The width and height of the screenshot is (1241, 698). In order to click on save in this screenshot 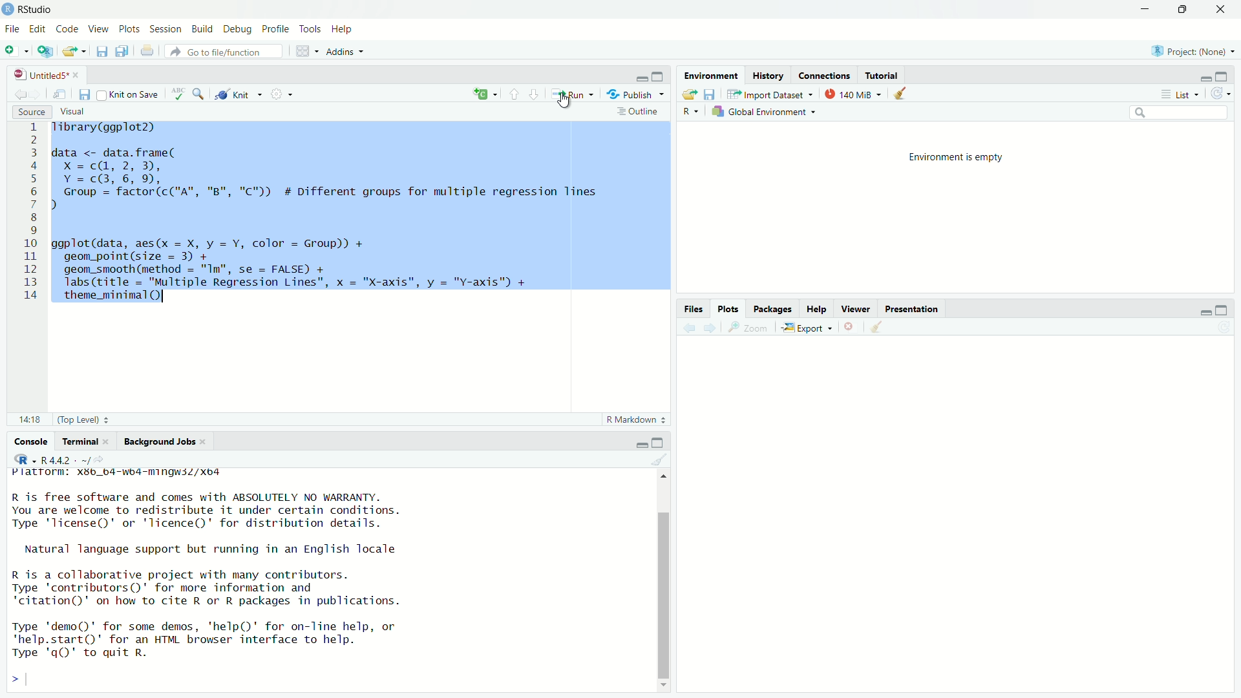, I will do `click(99, 50)`.